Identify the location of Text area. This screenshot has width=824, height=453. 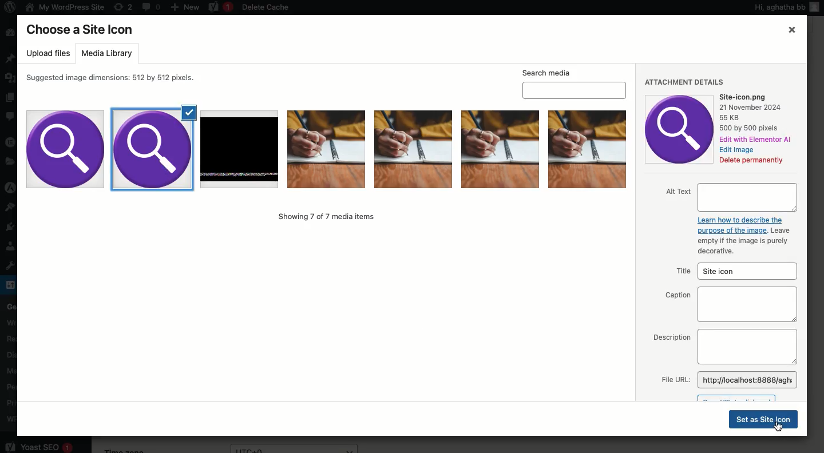
(750, 345).